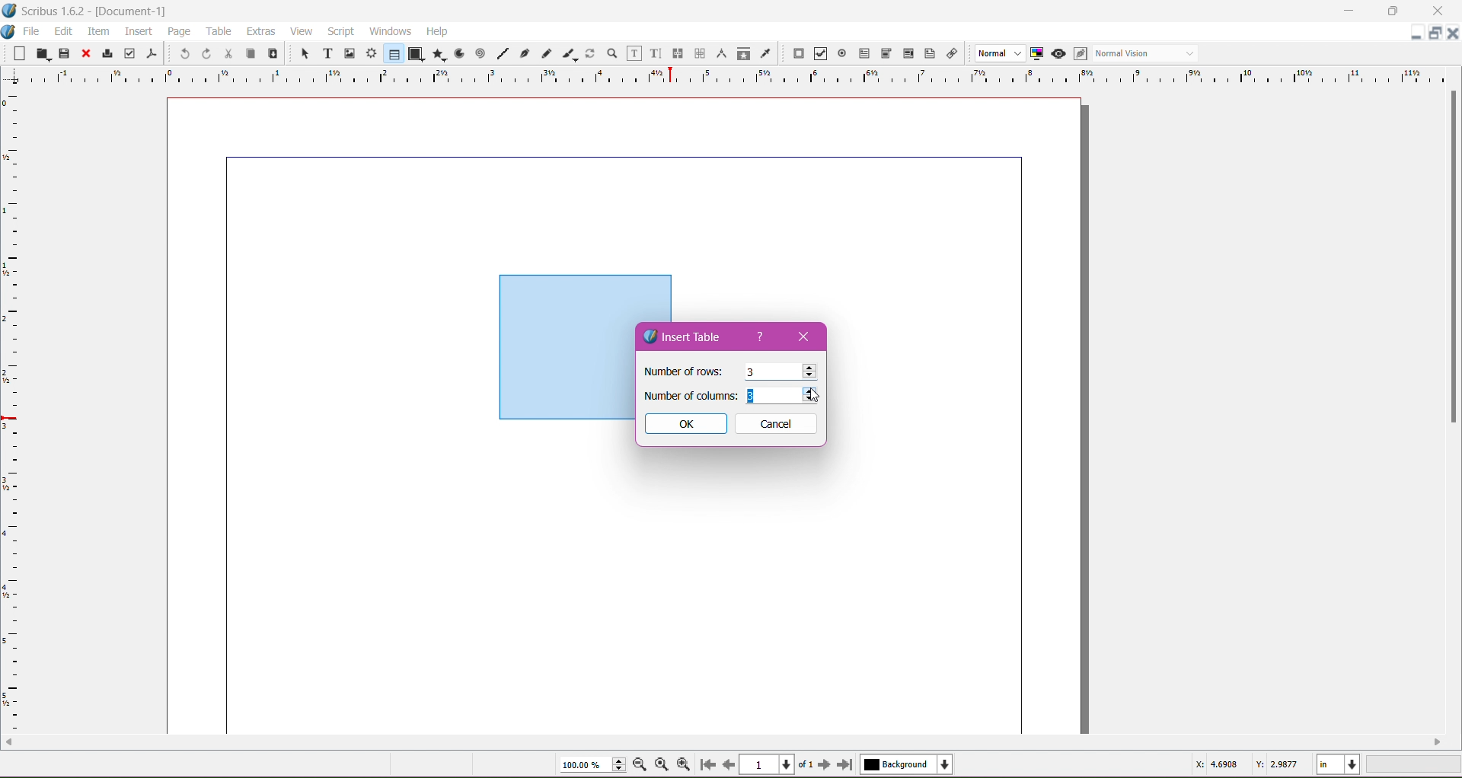  What do you see at coordinates (950, 53) in the screenshot?
I see `Link Annotation` at bounding box center [950, 53].